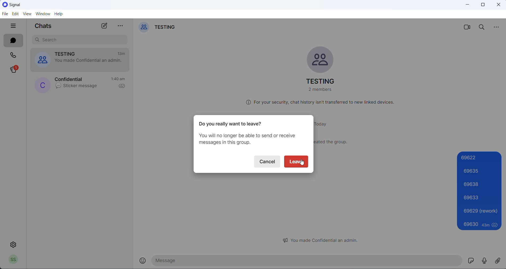 This screenshot has width=506, height=269. I want to click on more options, so click(497, 27).